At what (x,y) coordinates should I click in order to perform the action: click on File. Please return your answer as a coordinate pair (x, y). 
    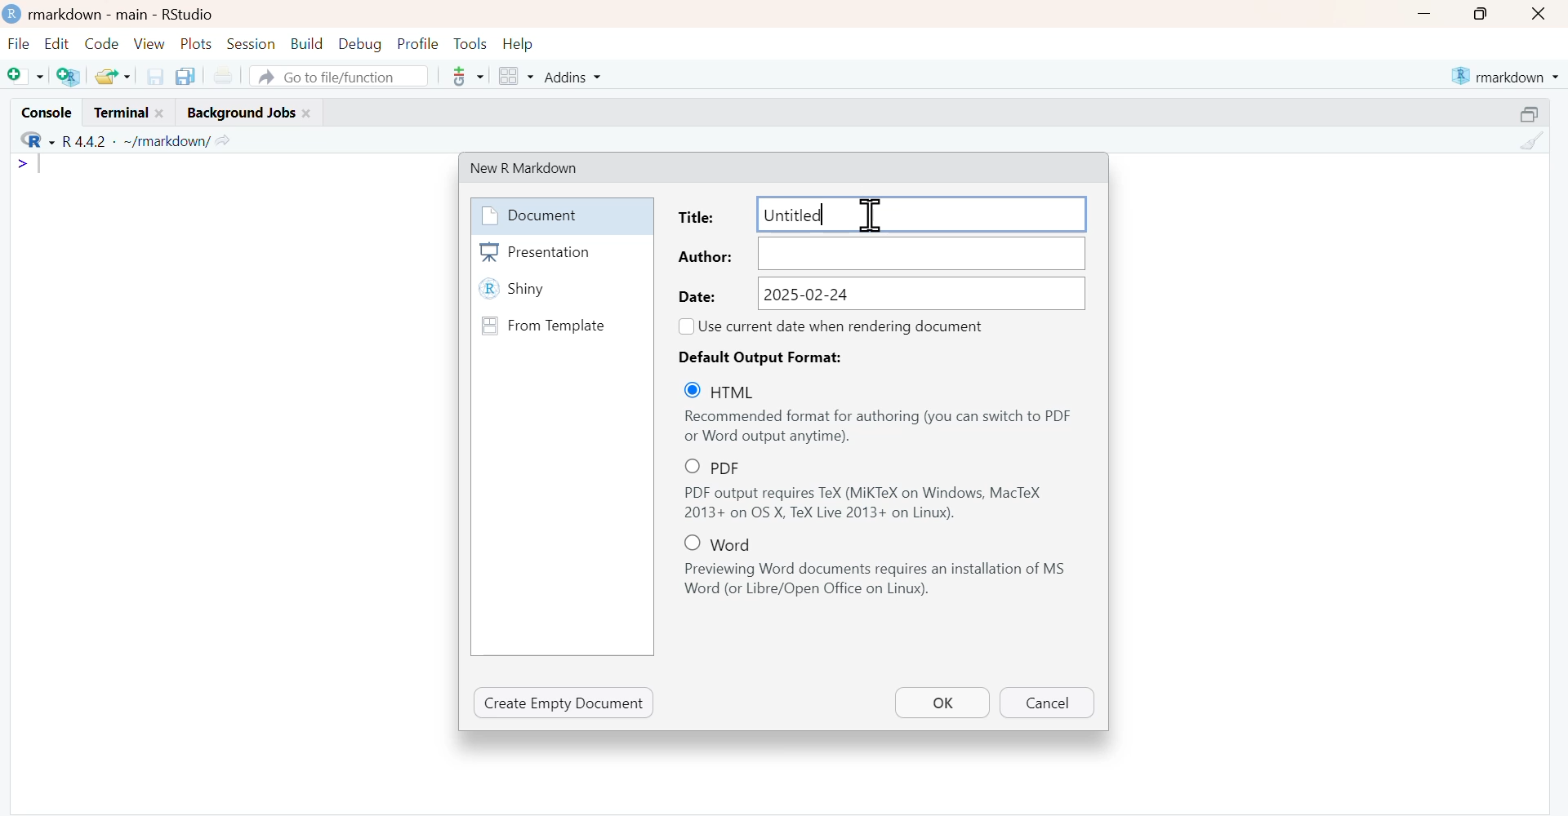
    Looking at the image, I should click on (20, 45).